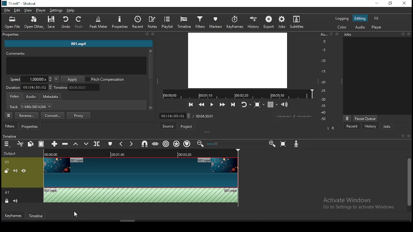 This screenshot has width=413, height=232. Describe the element at coordinates (408, 136) in the screenshot. I see `close` at that location.